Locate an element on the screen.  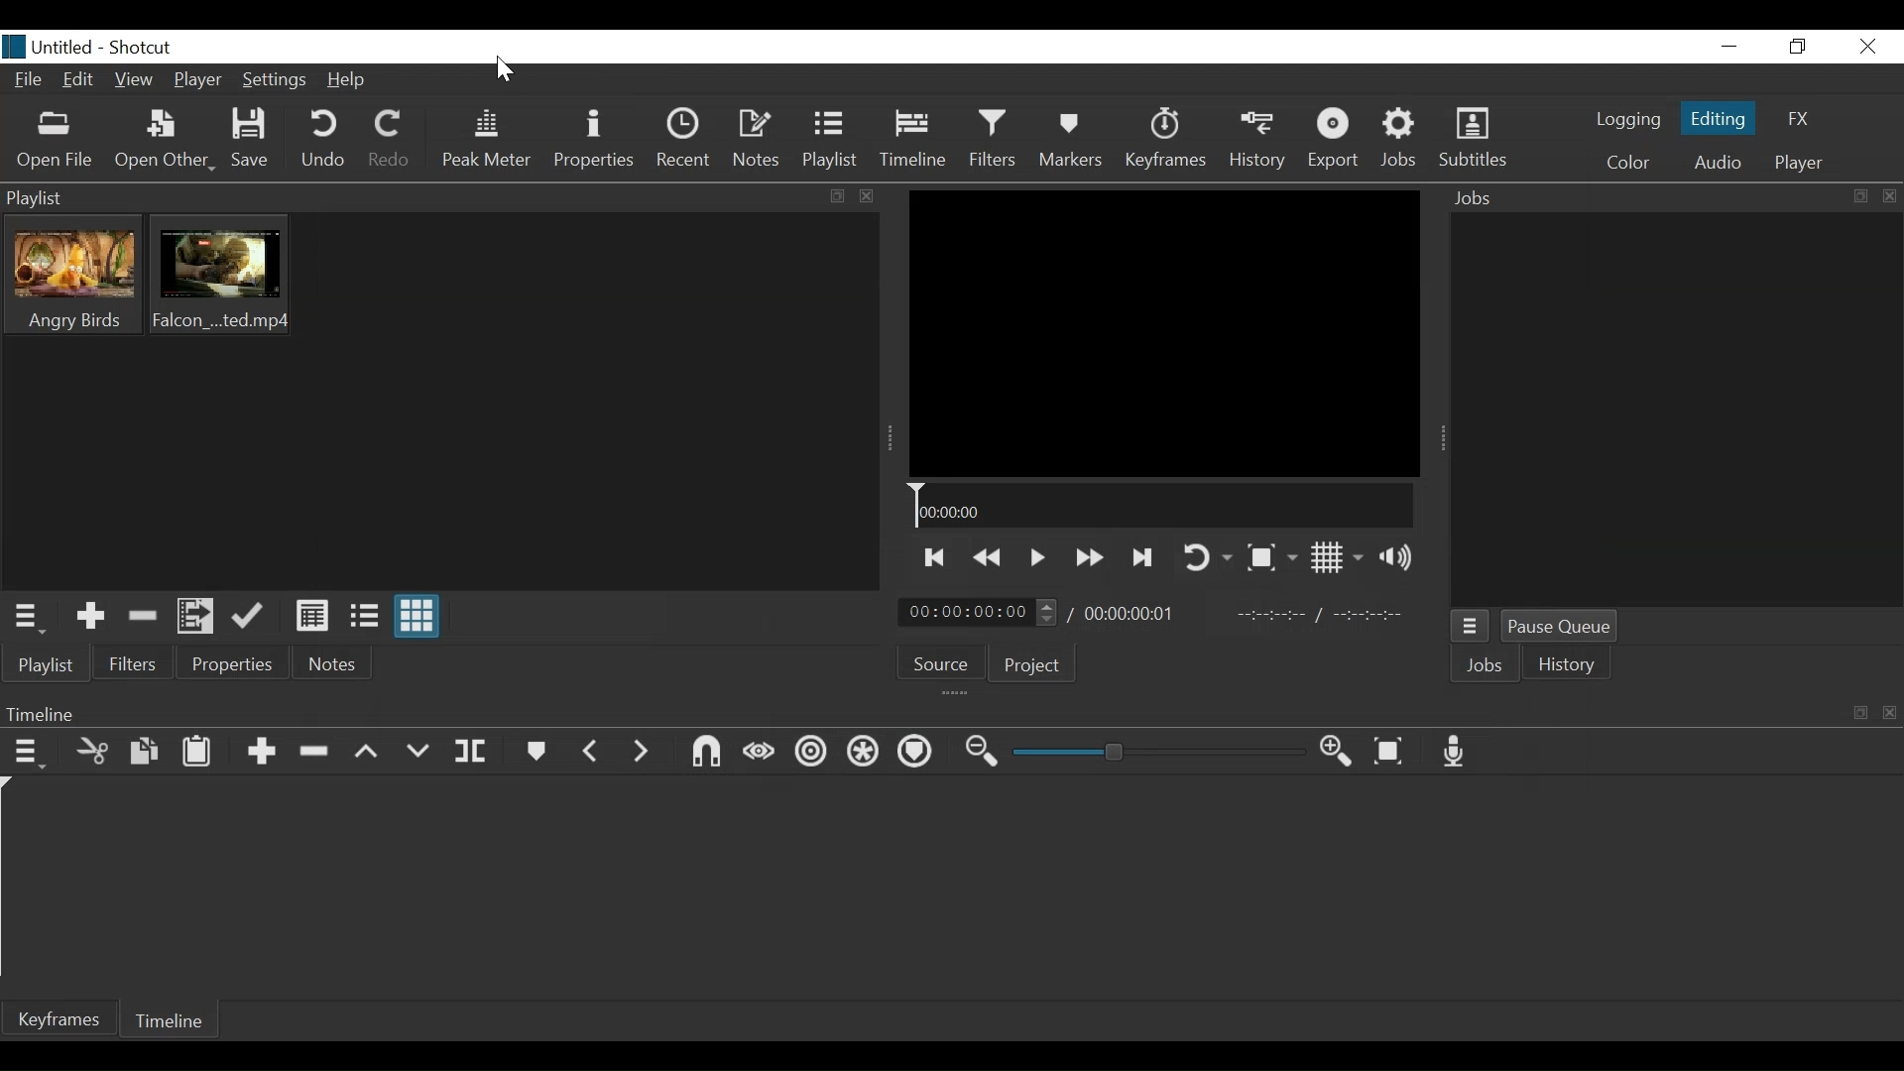
Recent is located at coordinates (683, 137).